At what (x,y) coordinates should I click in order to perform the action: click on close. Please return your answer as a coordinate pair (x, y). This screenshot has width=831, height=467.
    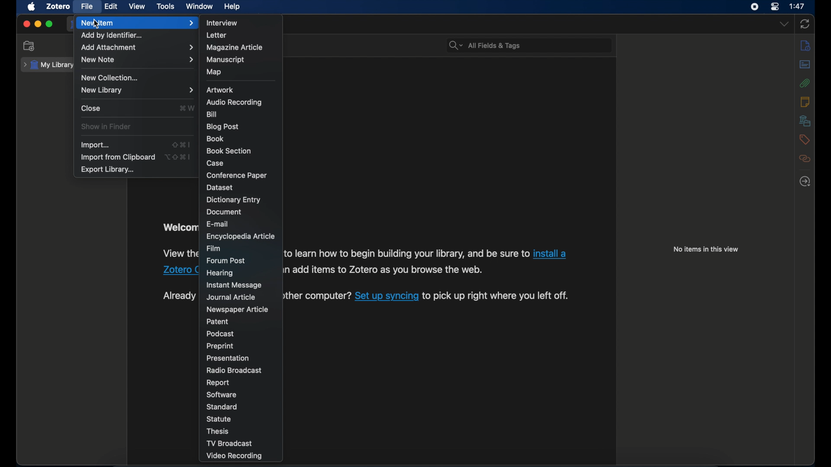
    Looking at the image, I should click on (26, 23).